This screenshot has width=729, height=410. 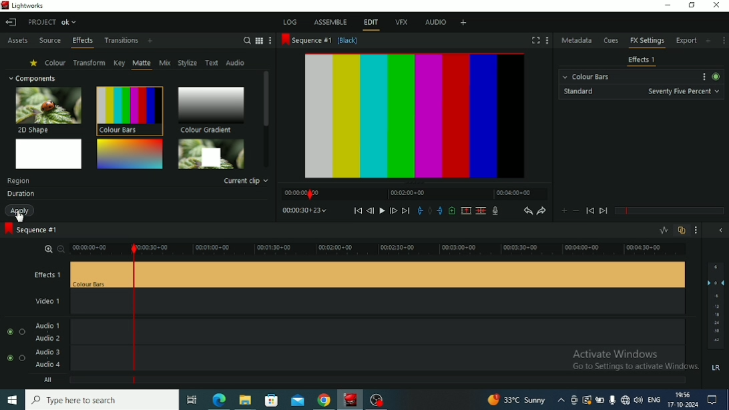 I want to click on effects 1, so click(x=67, y=275).